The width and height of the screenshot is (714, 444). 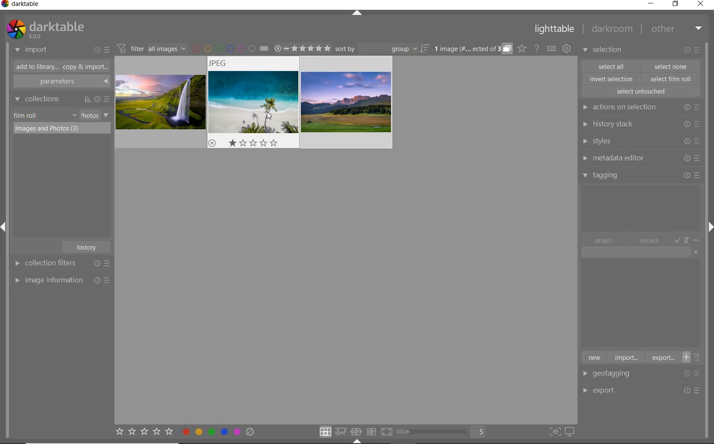 What do you see at coordinates (270, 117) in the screenshot?
I see `cursor` at bounding box center [270, 117].